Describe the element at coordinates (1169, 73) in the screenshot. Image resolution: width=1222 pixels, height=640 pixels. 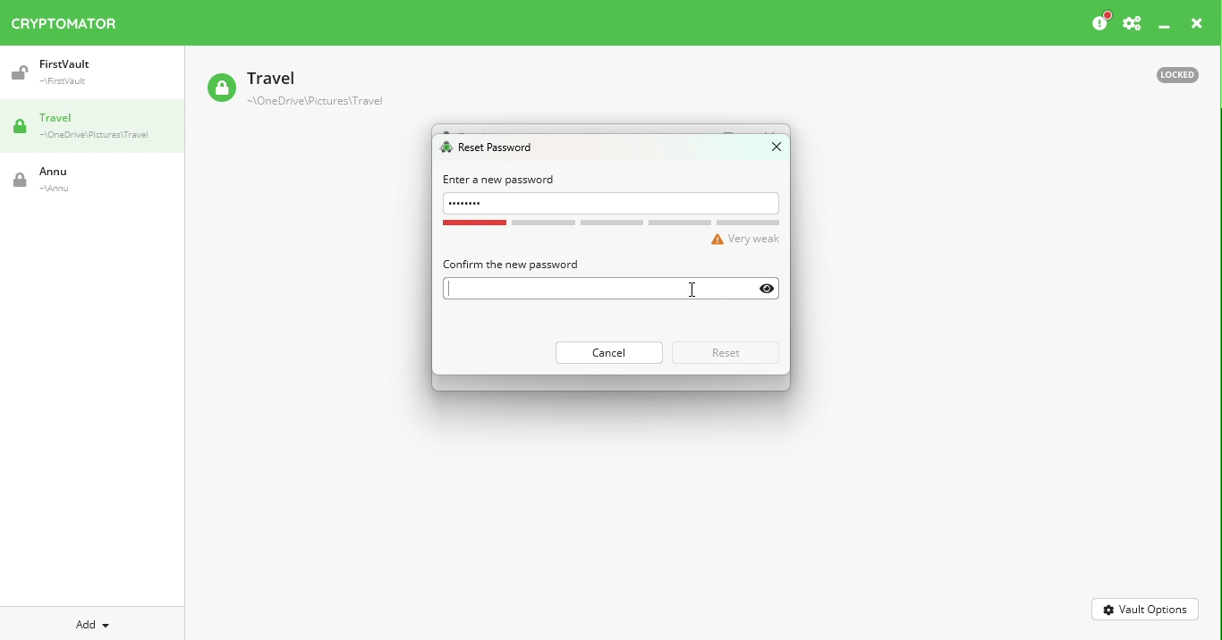
I see `Locked` at that location.